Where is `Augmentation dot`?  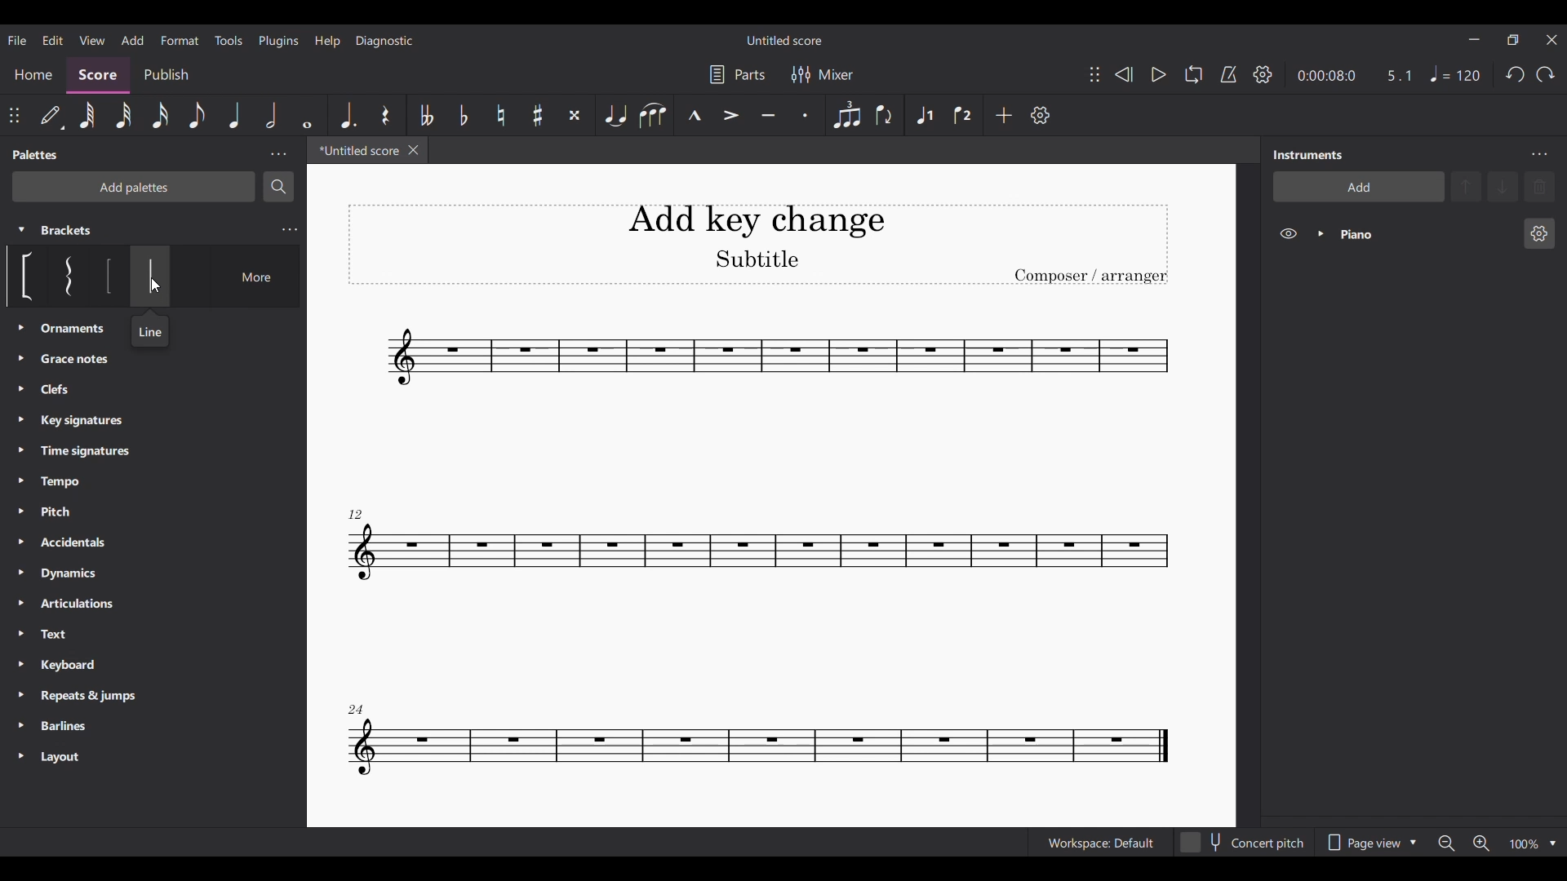 Augmentation dot is located at coordinates (346, 115).